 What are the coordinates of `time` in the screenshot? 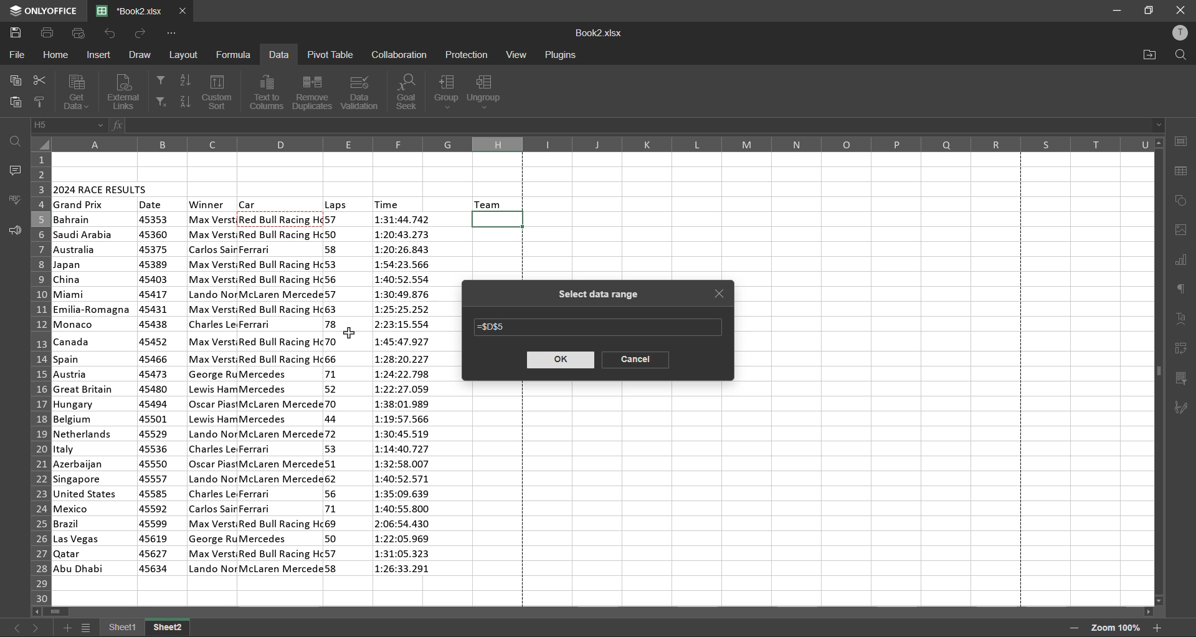 It's located at (406, 396).